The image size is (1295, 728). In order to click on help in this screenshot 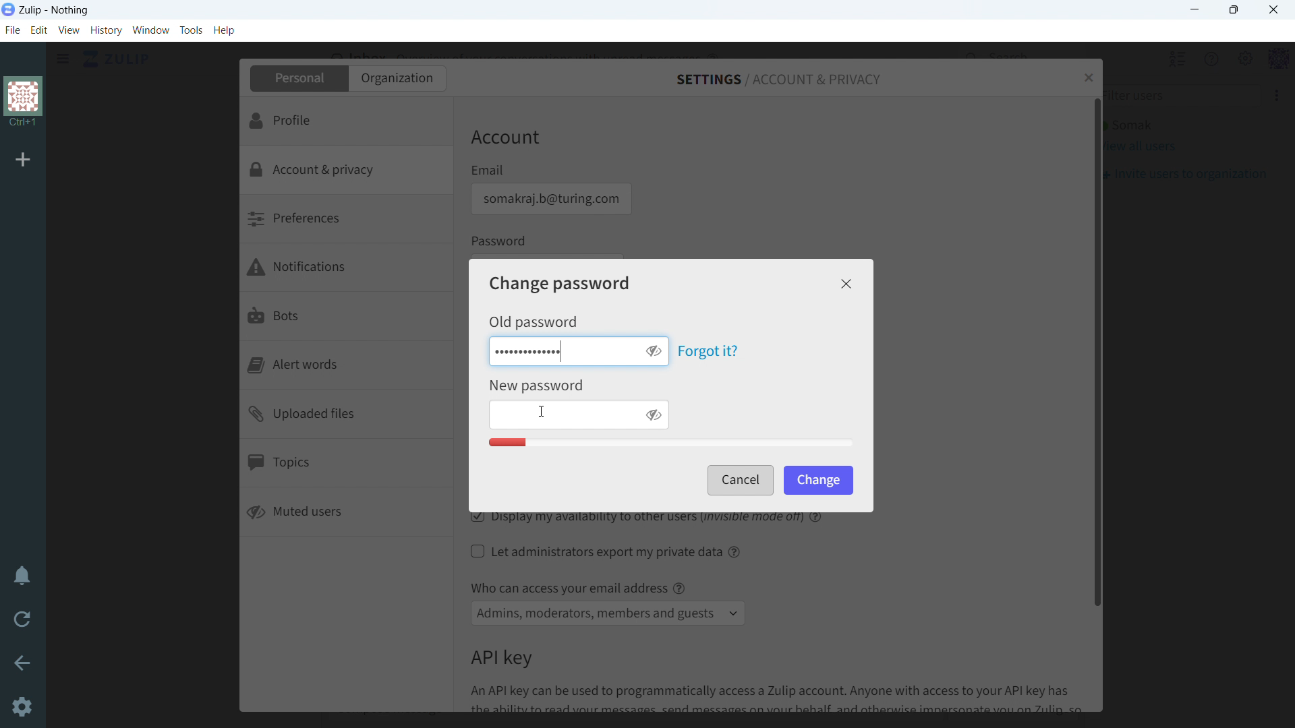, I will do `click(736, 551)`.